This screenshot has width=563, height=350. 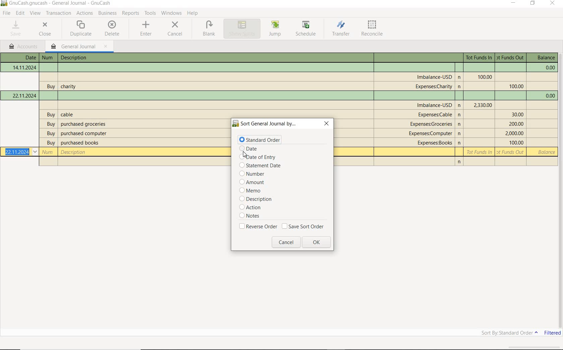 What do you see at coordinates (209, 29) in the screenshot?
I see `BLANK` at bounding box center [209, 29].